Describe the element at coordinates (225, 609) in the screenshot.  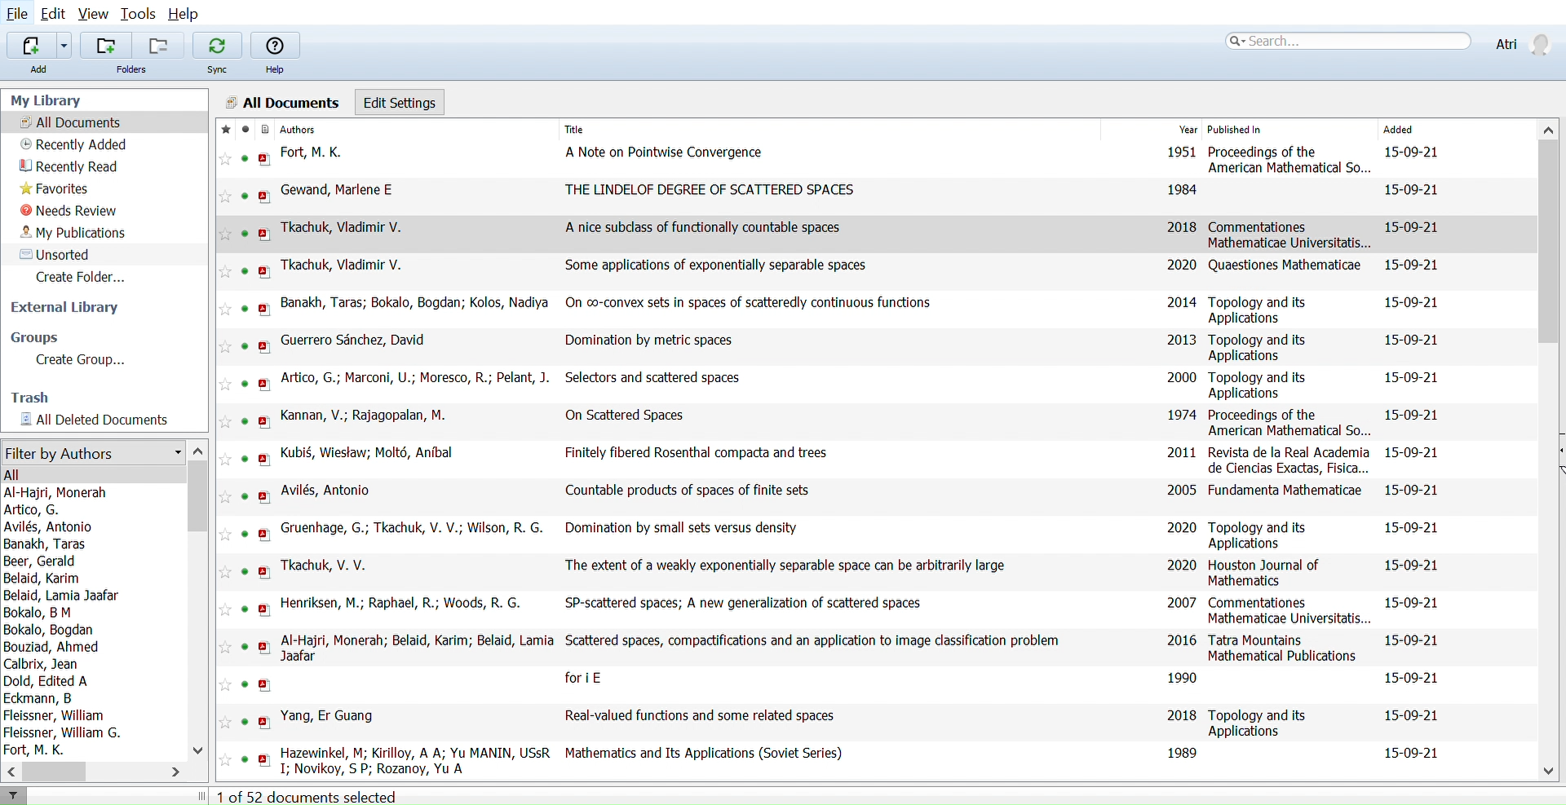
I see `Add this reference to favorites` at that location.